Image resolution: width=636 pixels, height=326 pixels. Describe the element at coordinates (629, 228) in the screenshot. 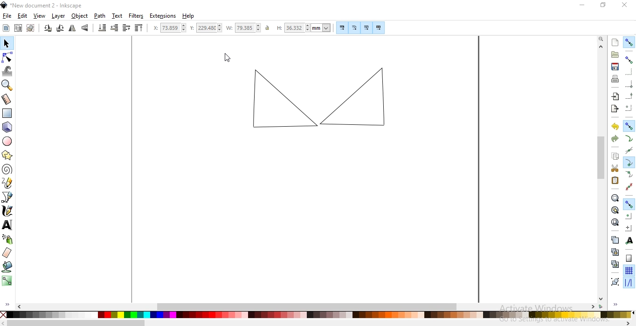

I see `snap an items rotation center` at that location.